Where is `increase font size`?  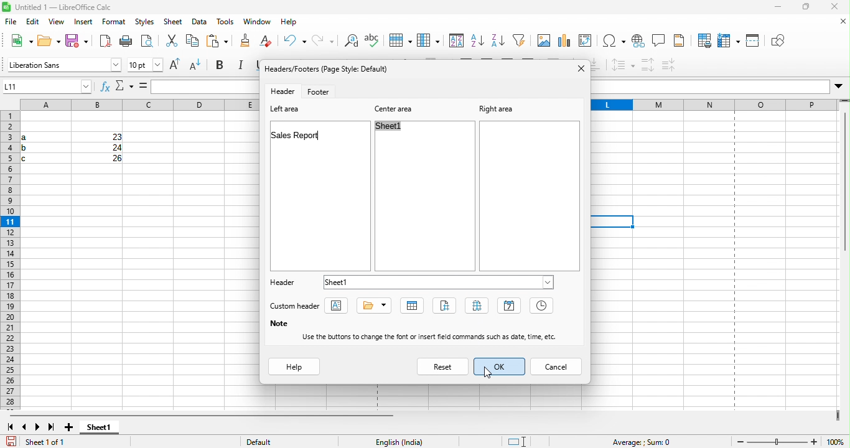 increase font size is located at coordinates (178, 67).